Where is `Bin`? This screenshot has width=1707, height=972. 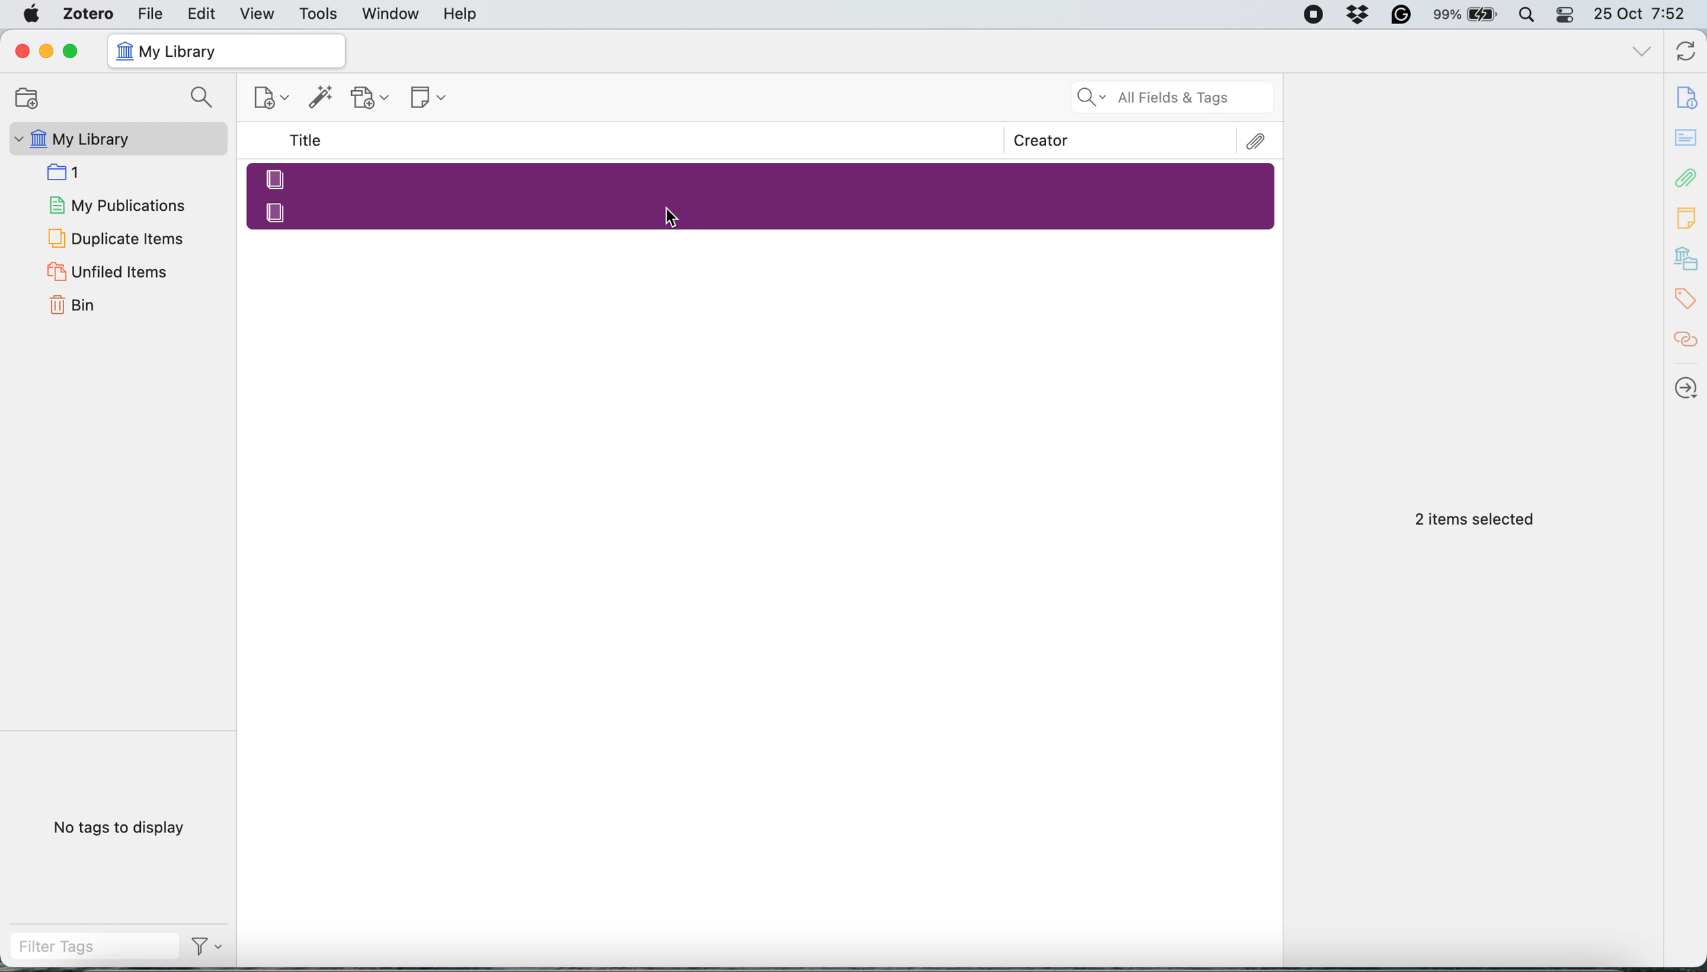
Bin is located at coordinates (89, 303).